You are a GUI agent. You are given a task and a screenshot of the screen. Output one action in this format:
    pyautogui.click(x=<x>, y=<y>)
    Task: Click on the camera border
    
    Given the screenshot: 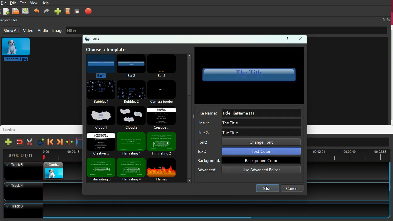 What is the action you would take?
    pyautogui.click(x=161, y=92)
    